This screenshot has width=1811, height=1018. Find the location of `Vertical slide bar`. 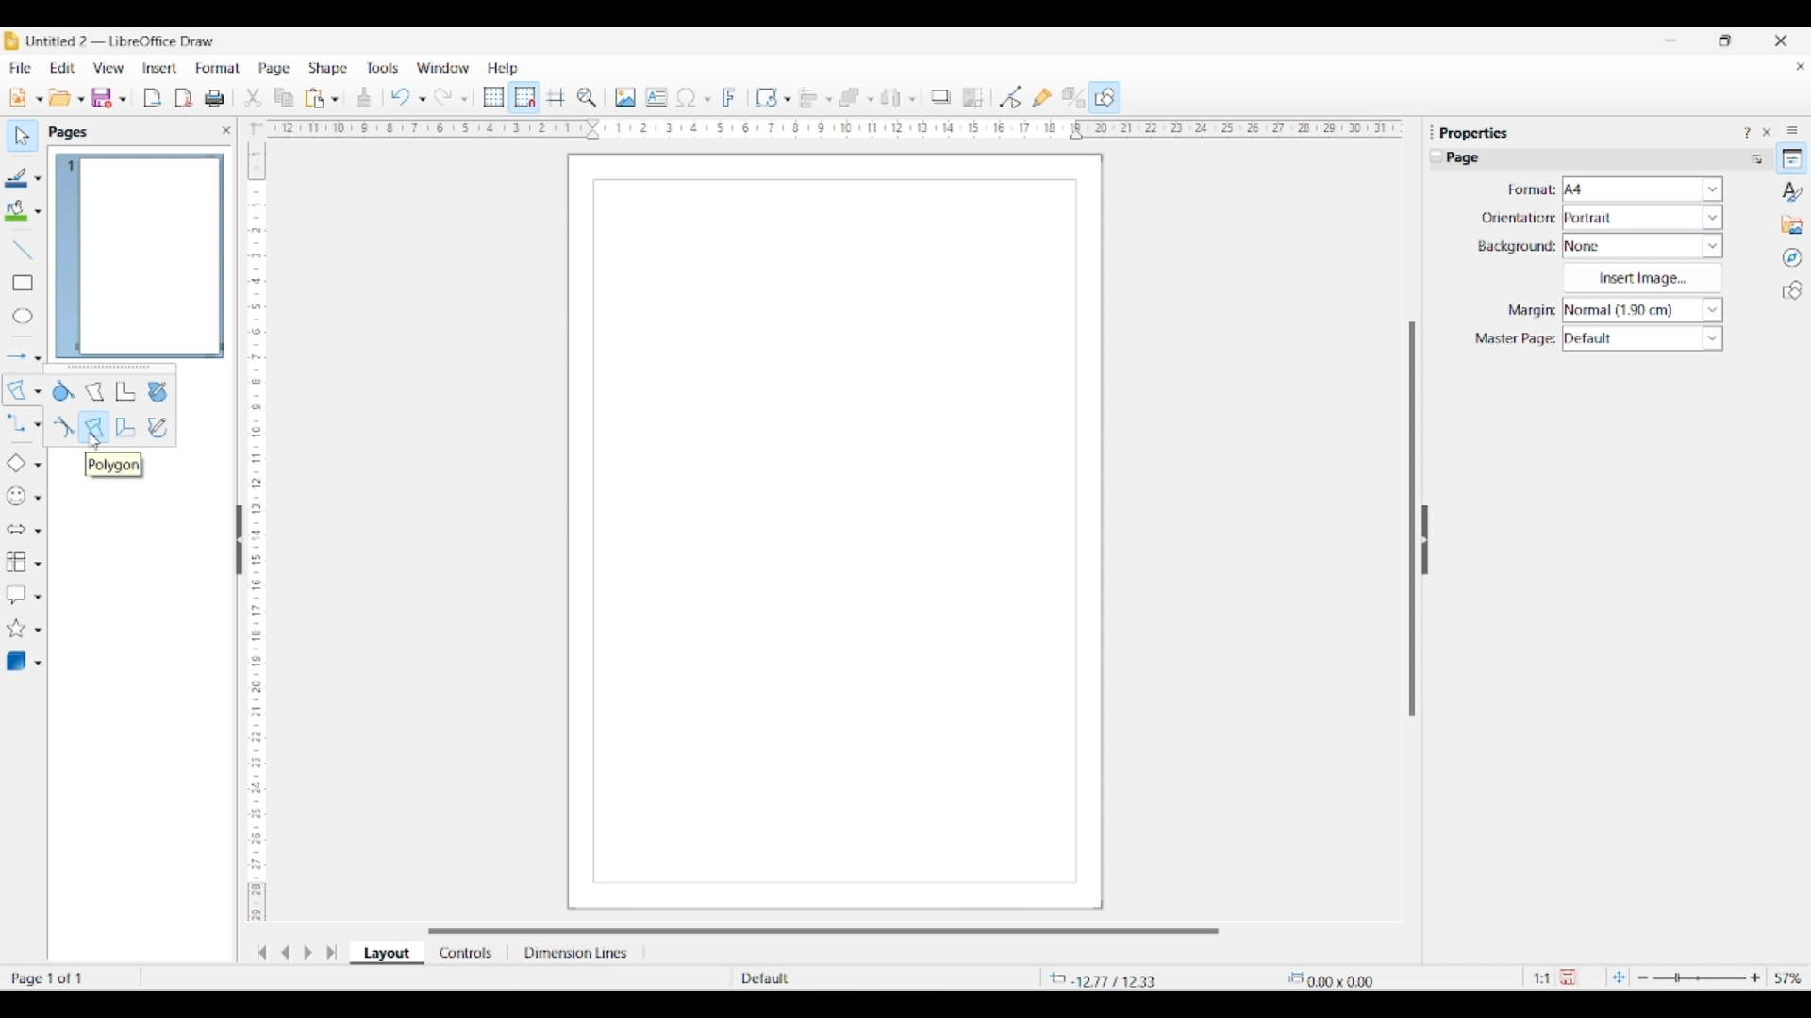

Vertical slide bar is located at coordinates (1412, 519).